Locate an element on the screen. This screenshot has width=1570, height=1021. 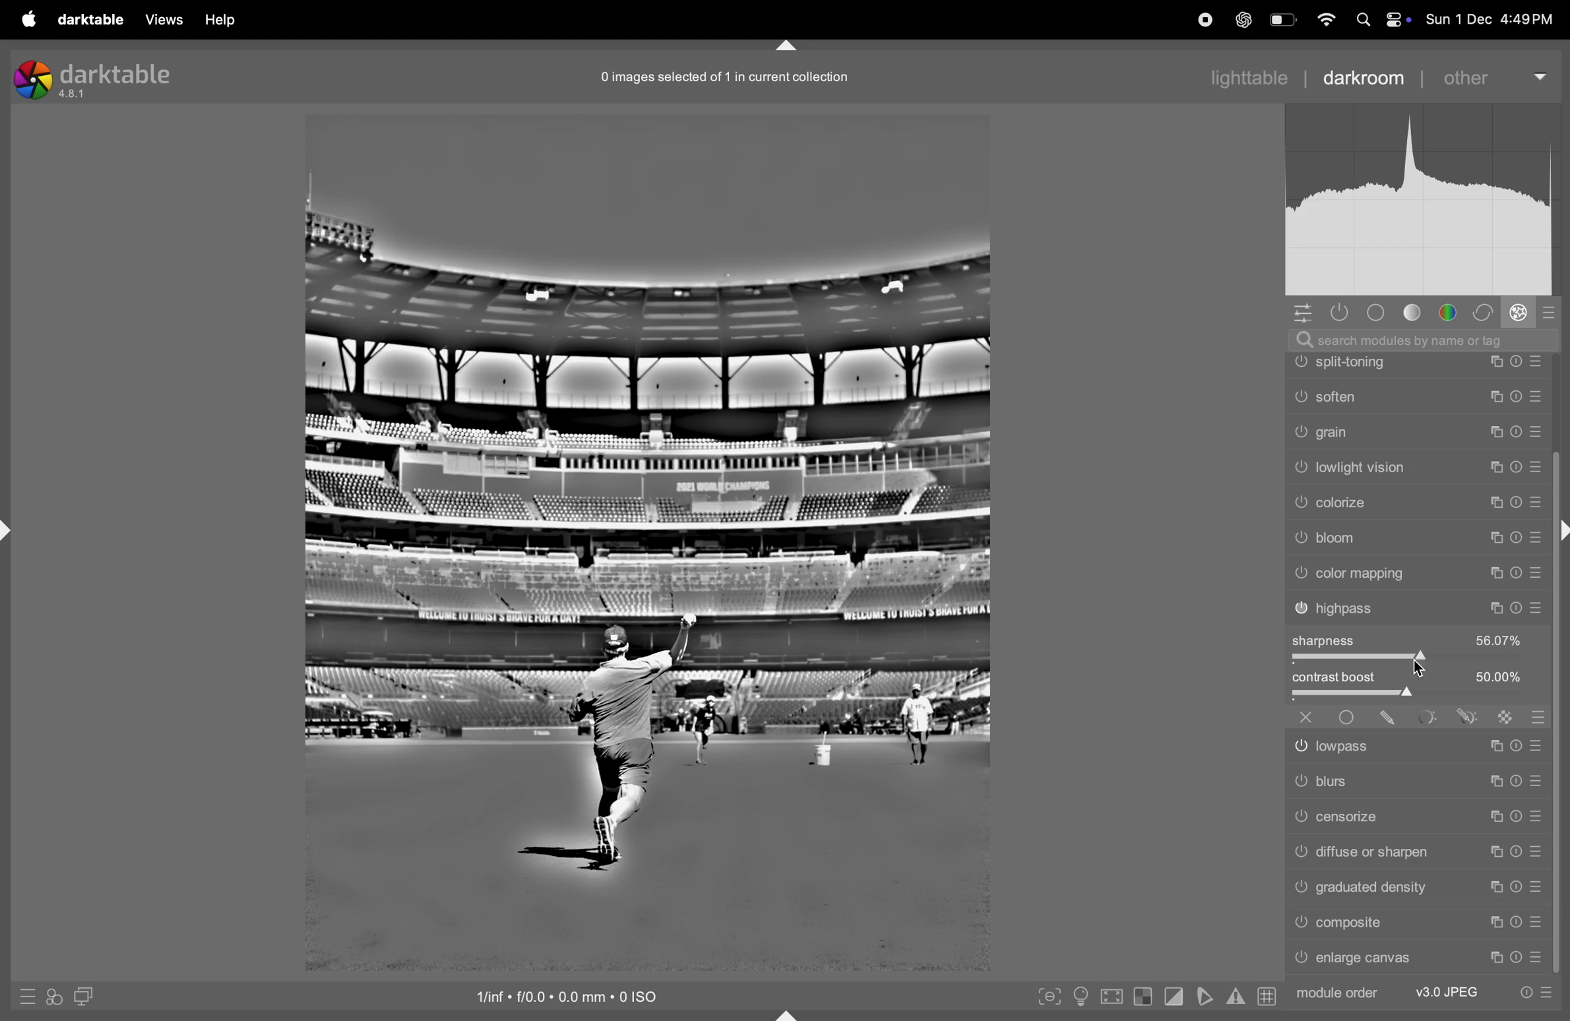
cencorize is located at coordinates (1415, 816).